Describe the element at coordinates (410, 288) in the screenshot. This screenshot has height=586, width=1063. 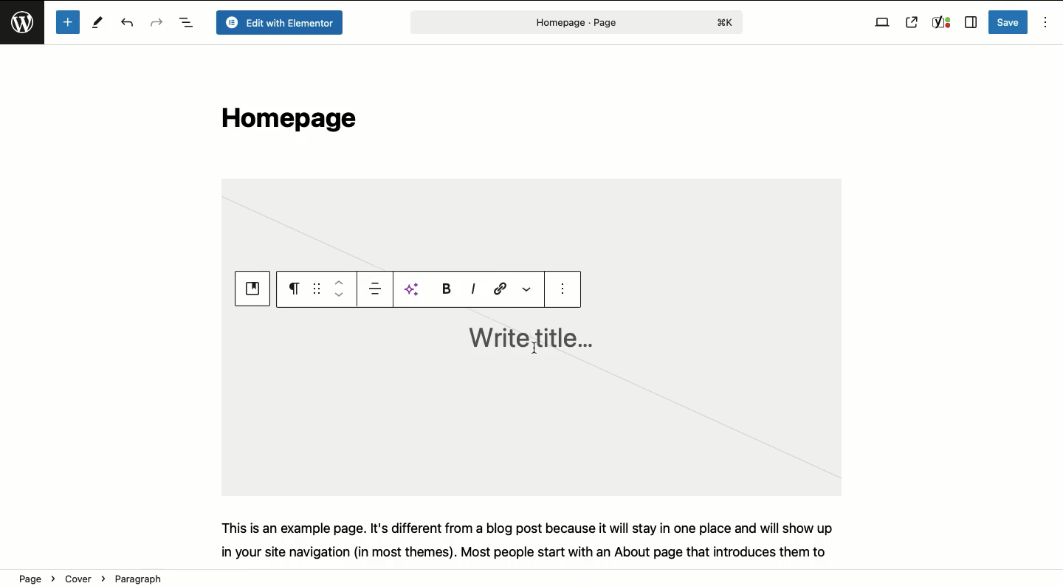
I see `AI` at that location.